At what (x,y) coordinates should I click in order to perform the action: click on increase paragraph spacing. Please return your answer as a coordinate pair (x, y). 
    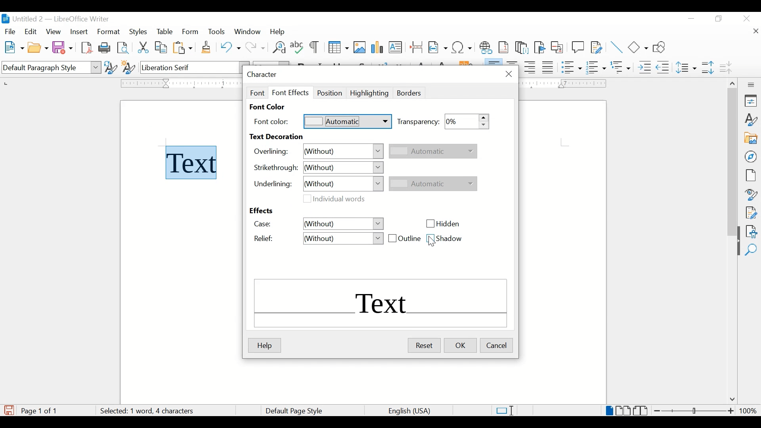
    Looking at the image, I should click on (707, 67).